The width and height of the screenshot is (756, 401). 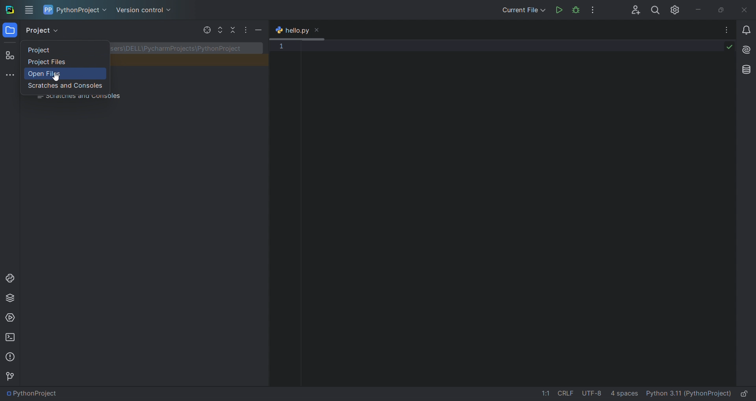 What do you see at coordinates (559, 11) in the screenshot?
I see `run` at bounding box center [559, 11].